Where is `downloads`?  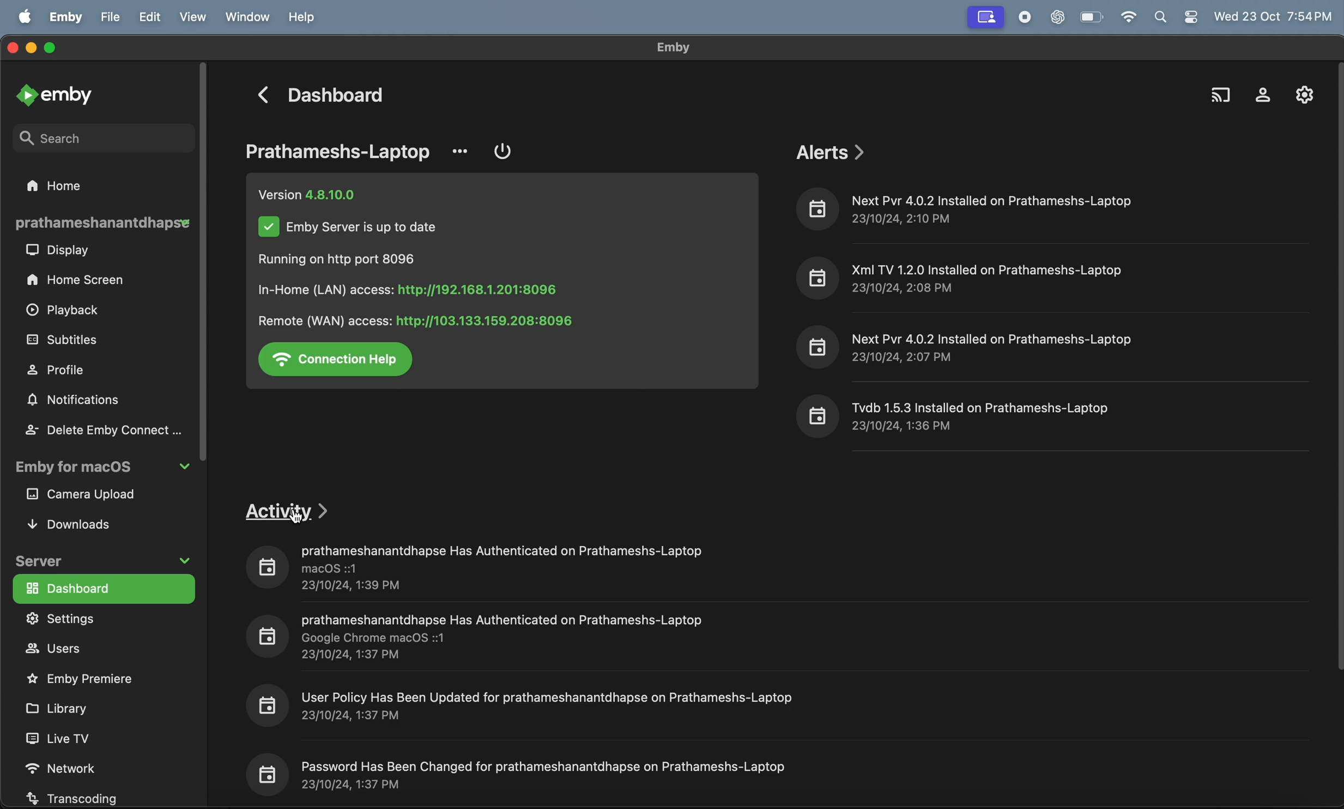
downloads is located at coordinates (81, 523).